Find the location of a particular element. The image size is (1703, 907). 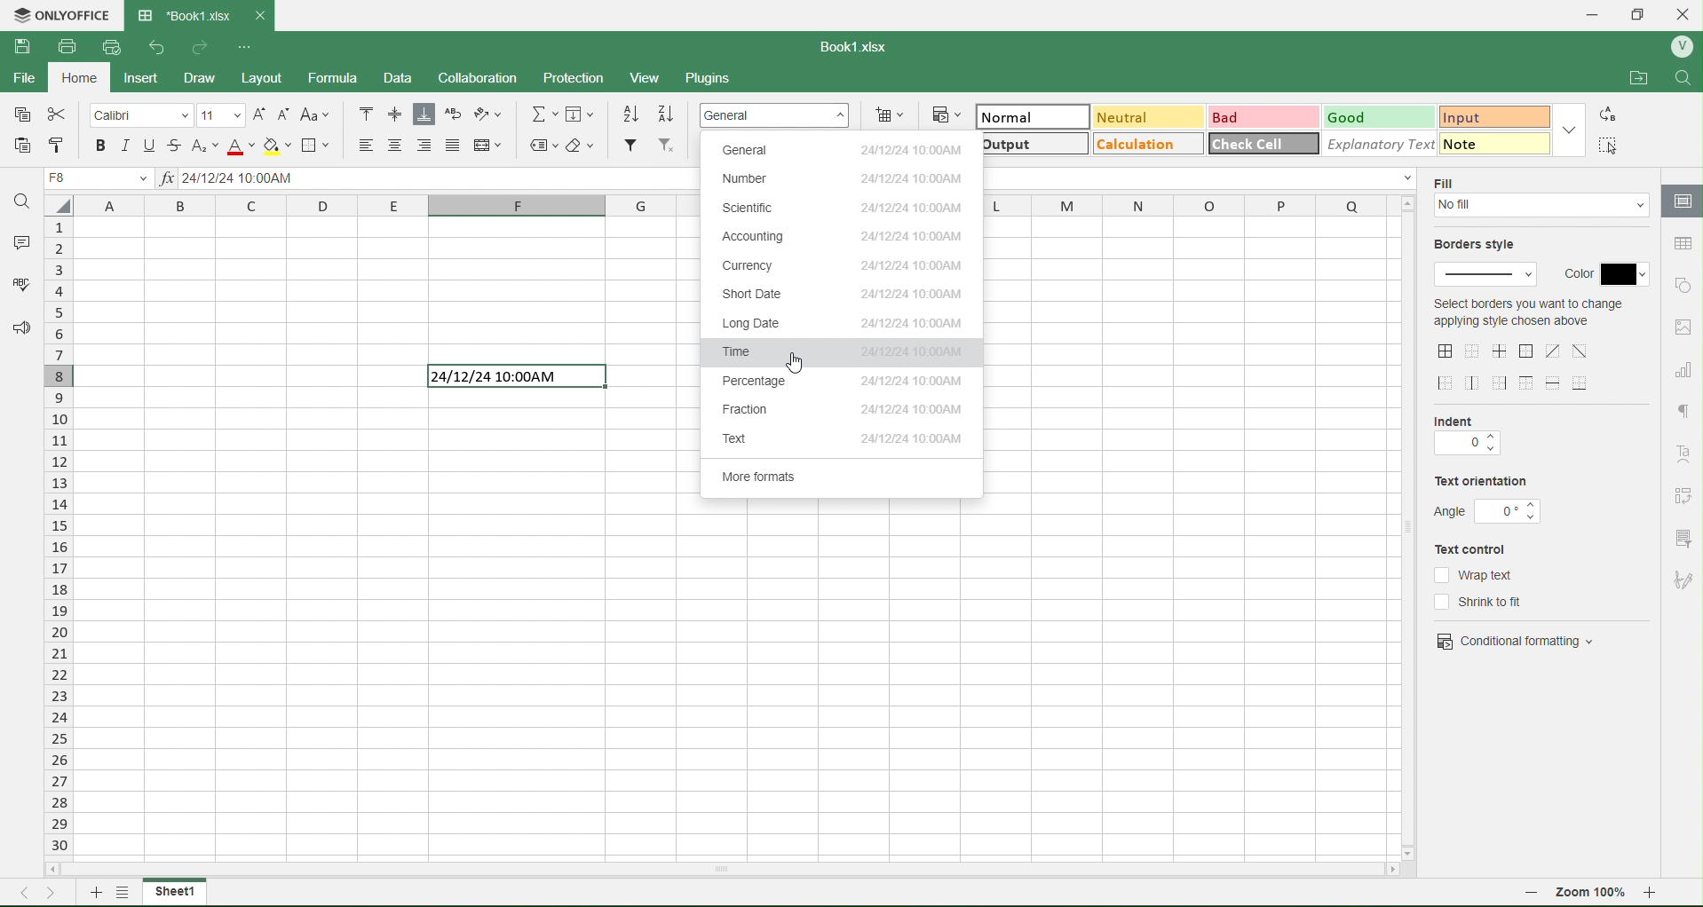

vertical border is located at coordinates (1474, 383).